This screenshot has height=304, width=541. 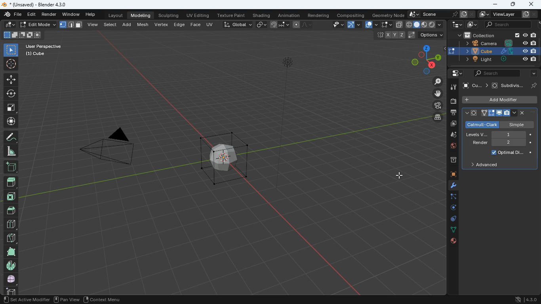 I want to click on user perspective, so click(x=43, y=50).